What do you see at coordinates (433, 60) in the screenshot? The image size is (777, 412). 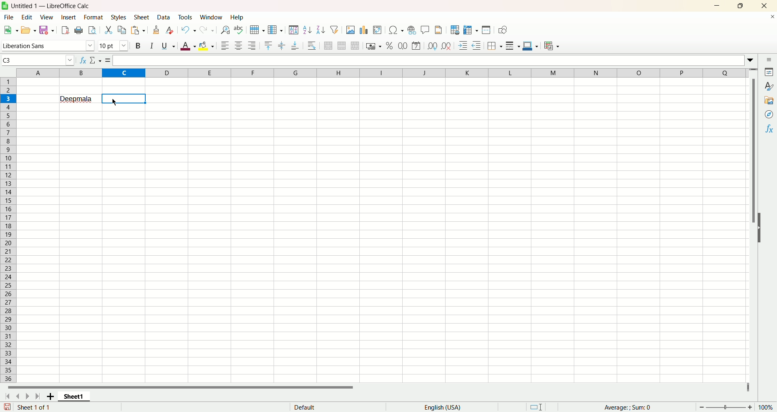 I see `Input line` at bounding box center [433, 60].